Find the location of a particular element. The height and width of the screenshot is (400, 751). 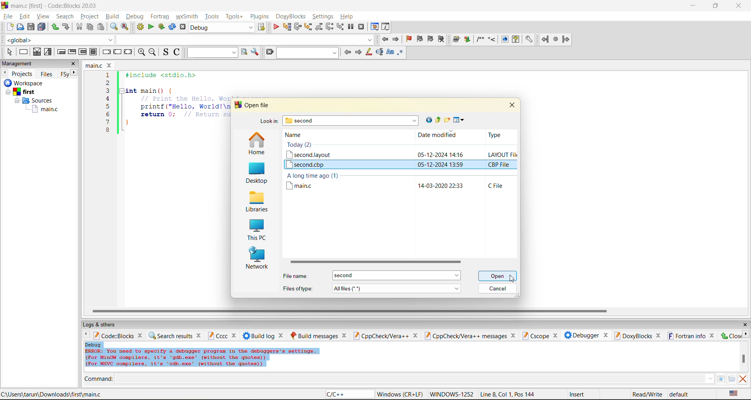

build is located at coordinates (112, 16).